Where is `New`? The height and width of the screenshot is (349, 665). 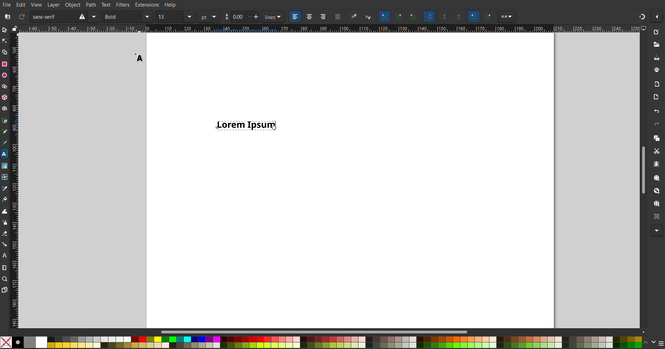
New is located at coordinates (656, 33).